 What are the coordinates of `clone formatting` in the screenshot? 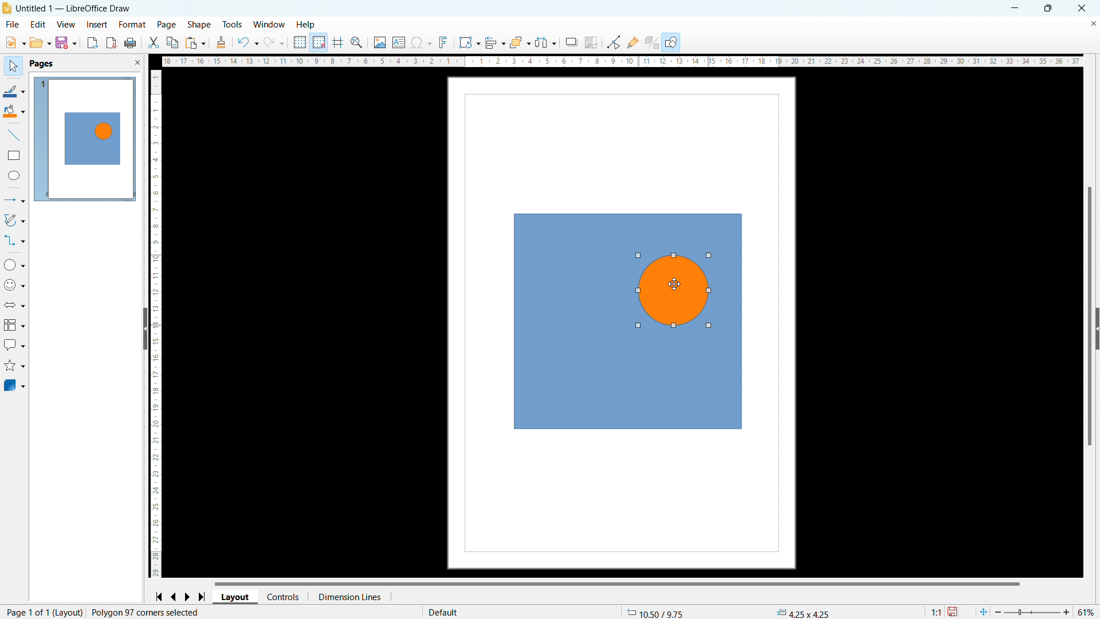 It's located at (221, 42).